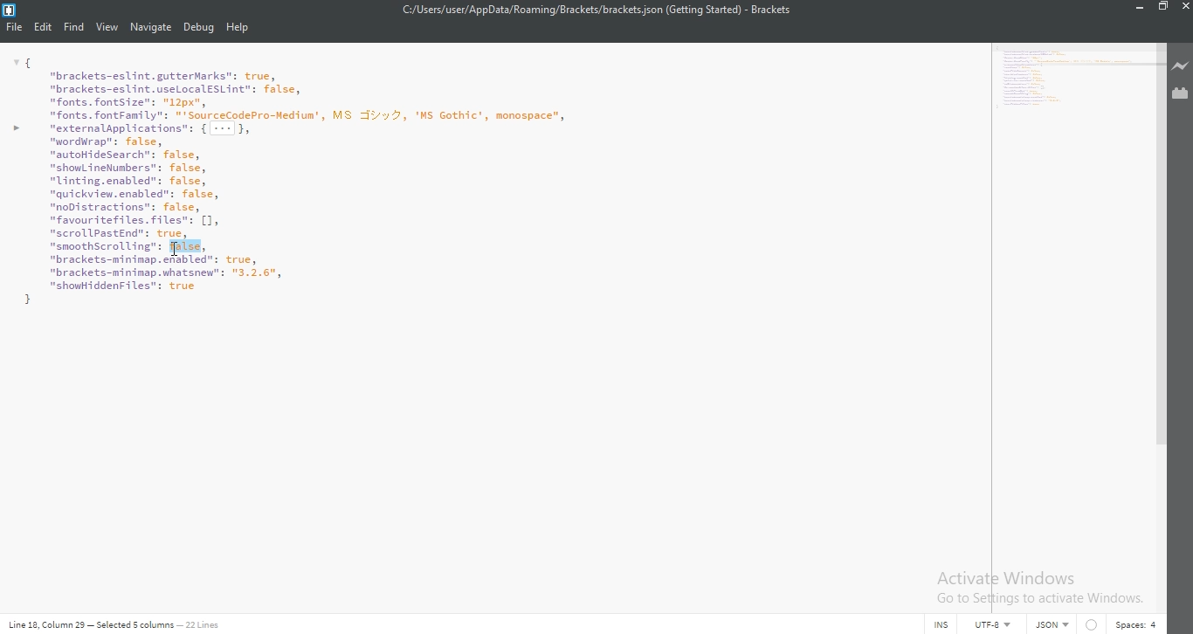 Image resolution: width=1193 pixels, height=634 pixels. What do you see at coordinates (1162, 7) in the screenshot?
I see `Restore` at bounding box center [1162, 7].